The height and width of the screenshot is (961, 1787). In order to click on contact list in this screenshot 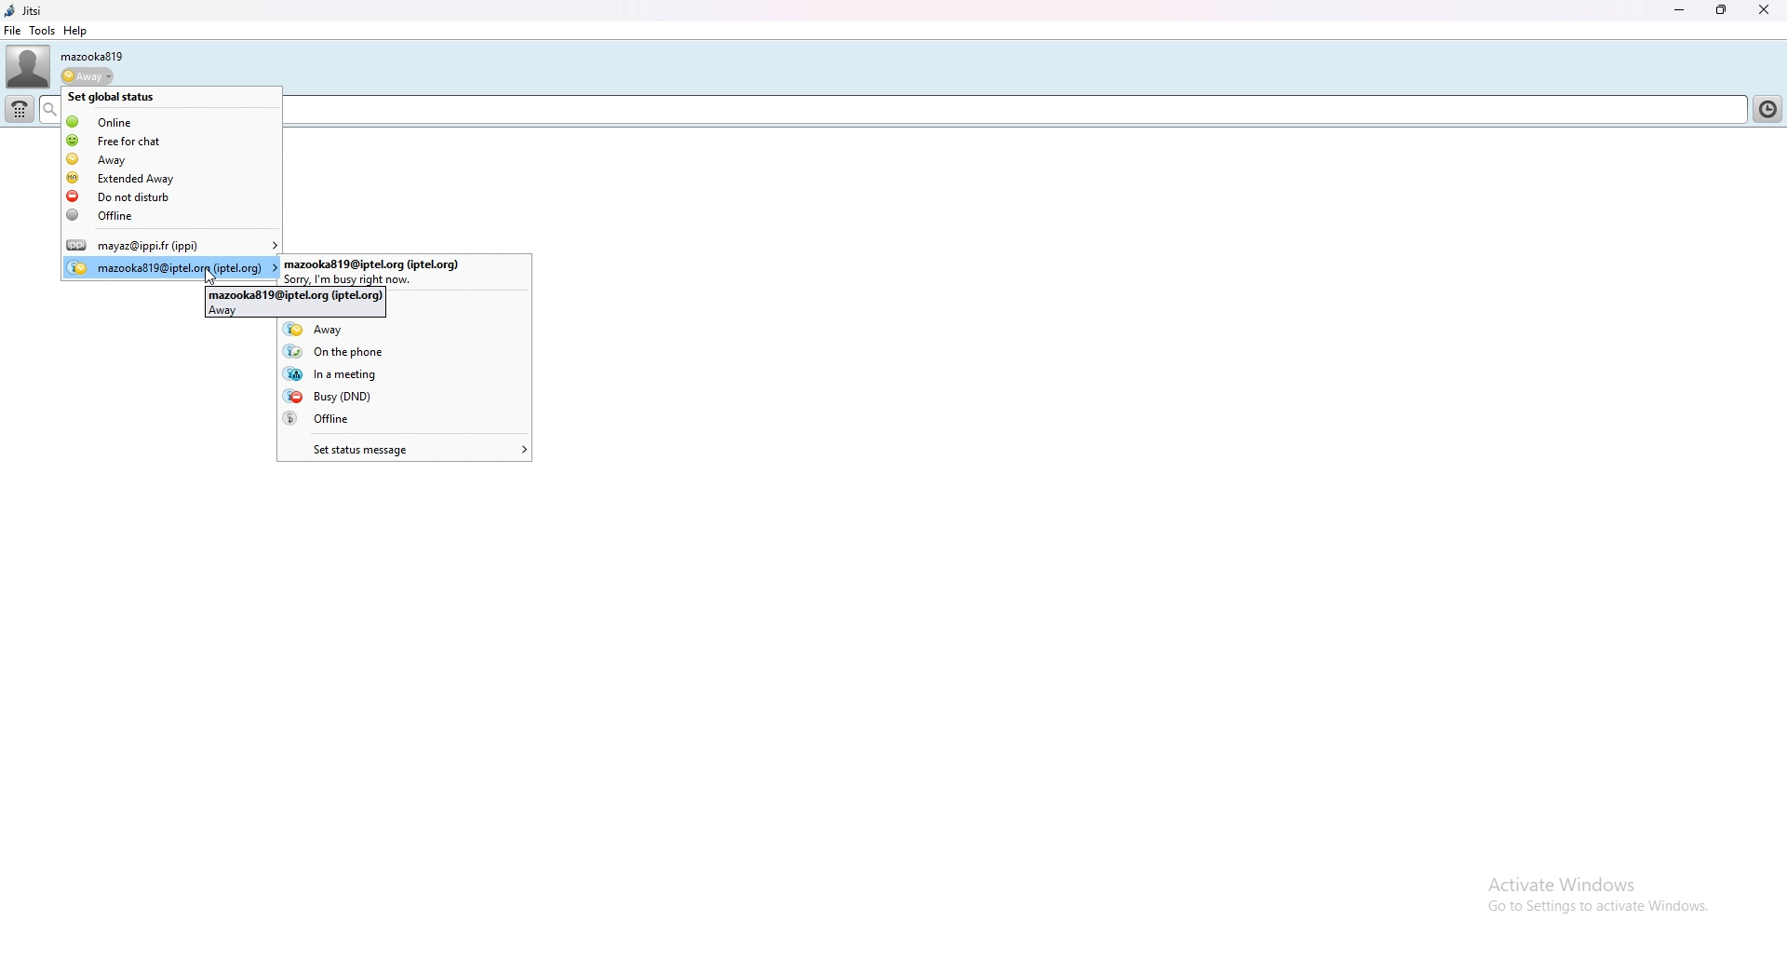, I will do `click(1771, 107)`.